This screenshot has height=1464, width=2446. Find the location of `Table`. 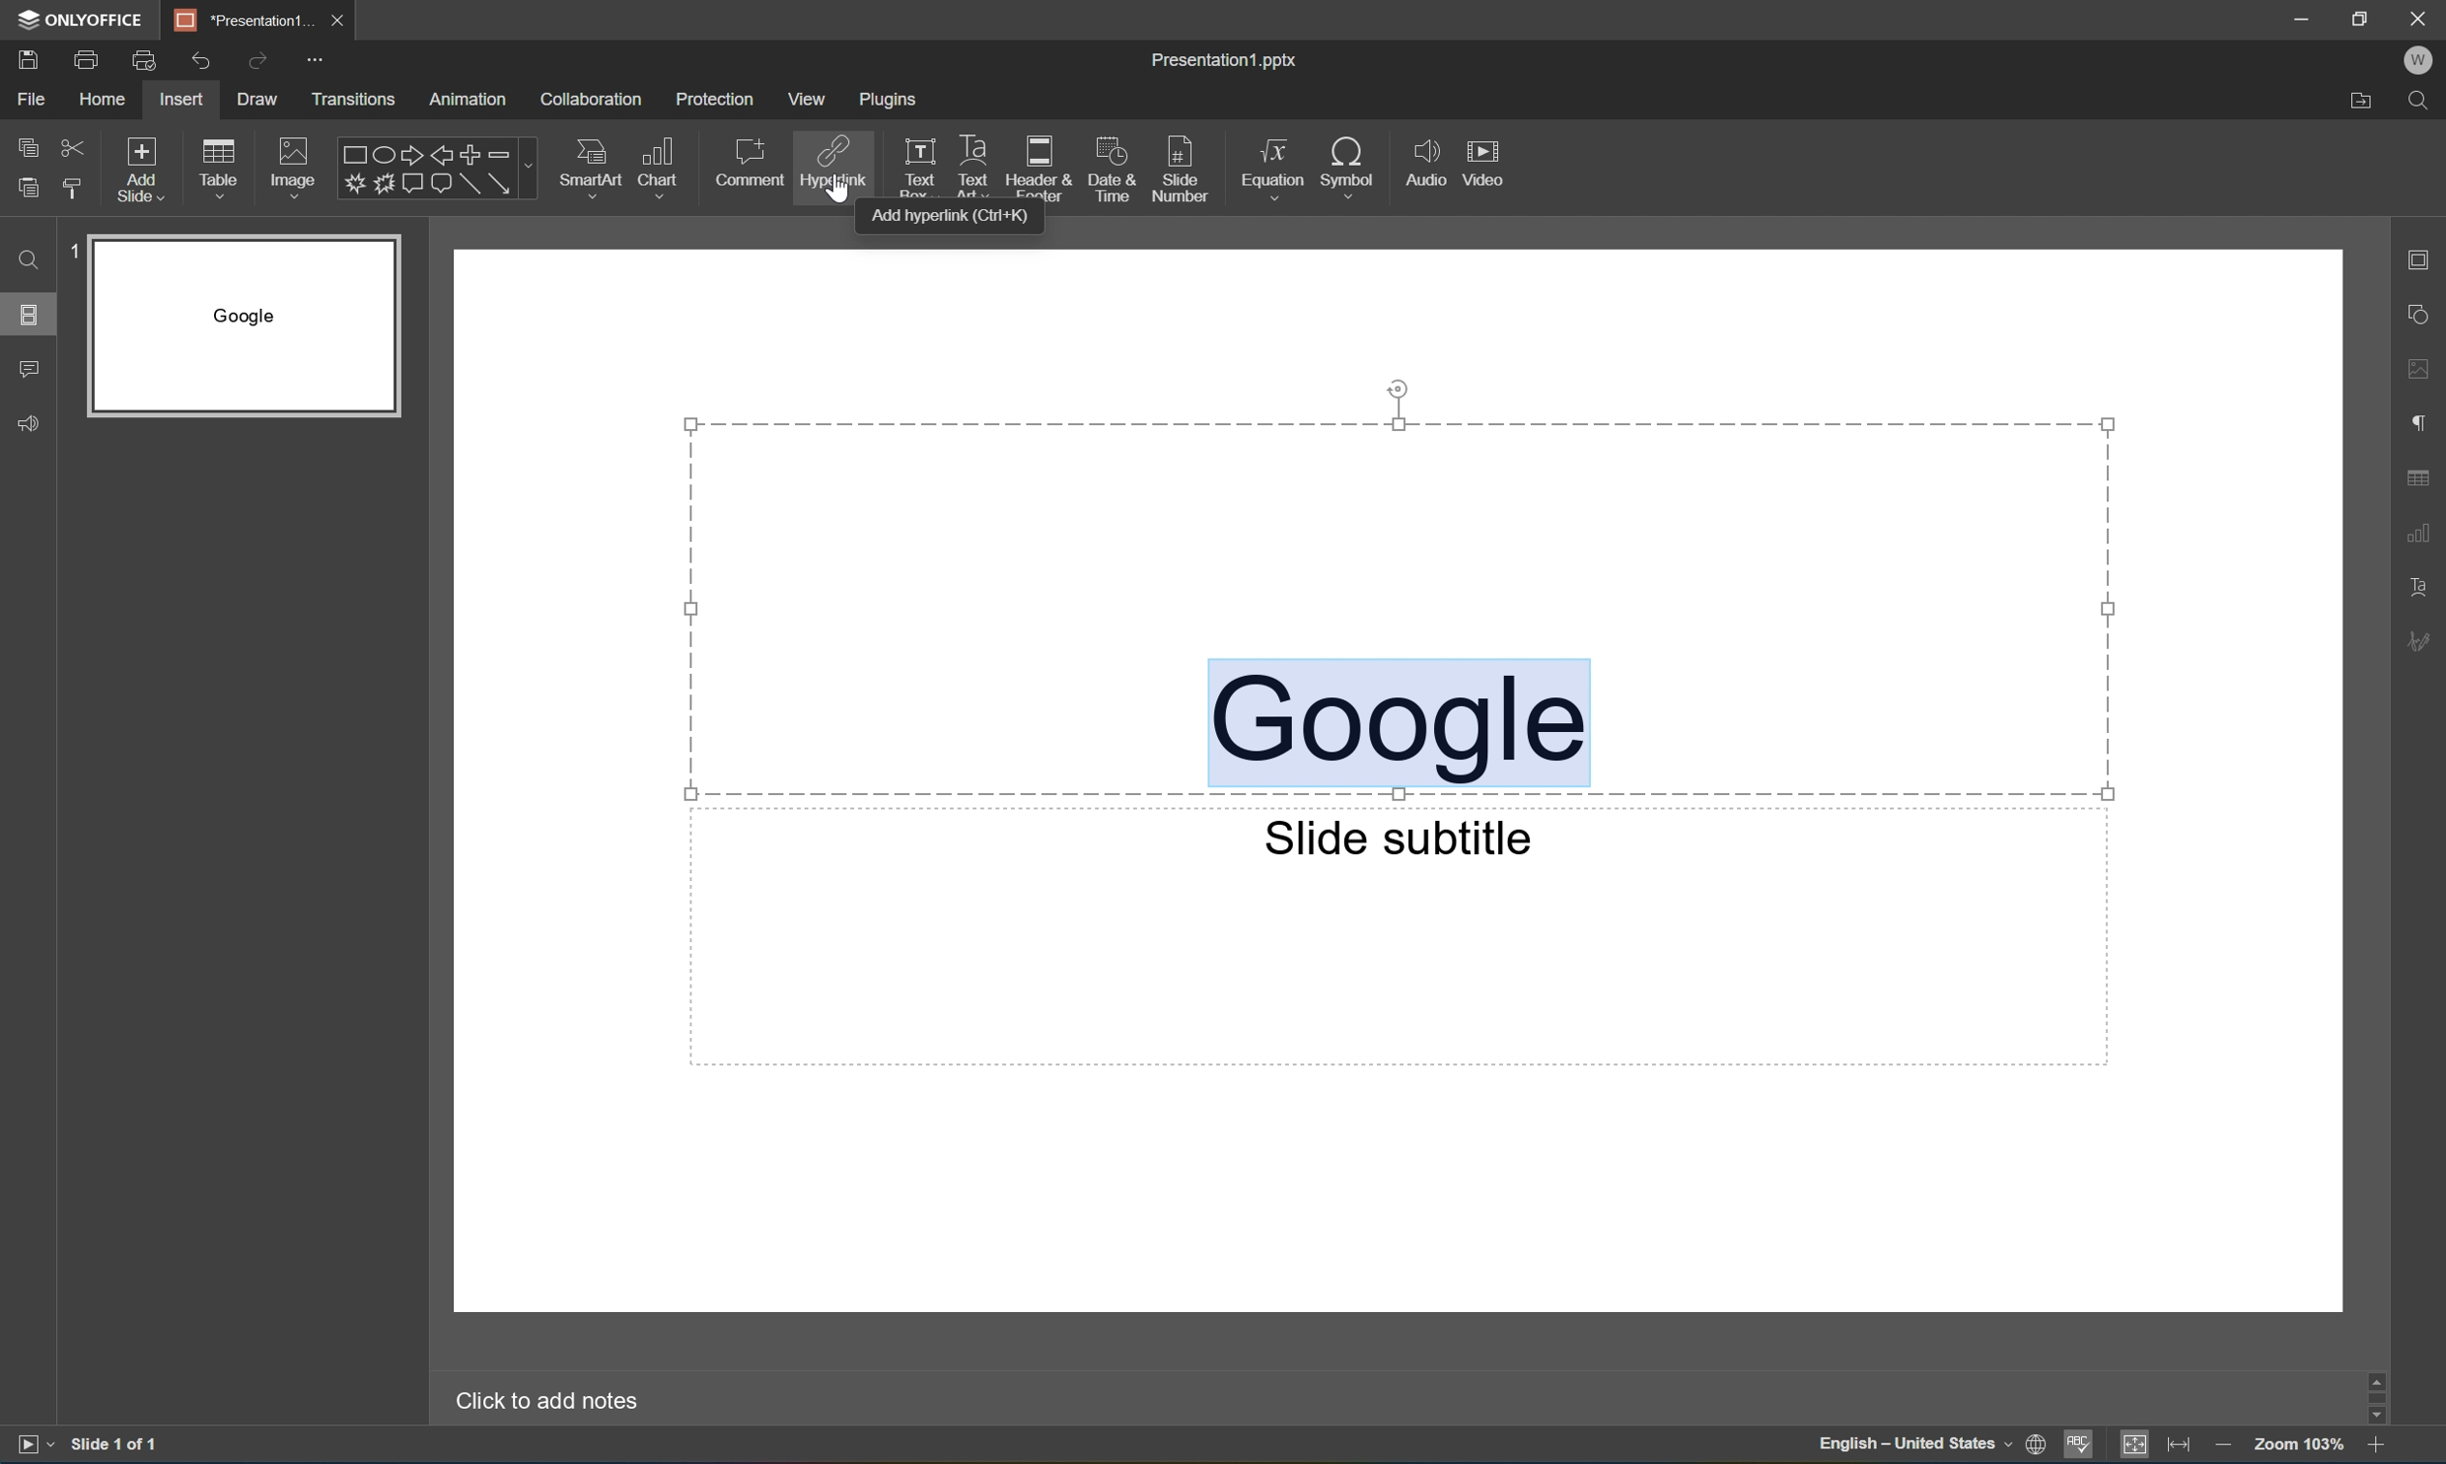

Table is located at coordinates (222, 172).